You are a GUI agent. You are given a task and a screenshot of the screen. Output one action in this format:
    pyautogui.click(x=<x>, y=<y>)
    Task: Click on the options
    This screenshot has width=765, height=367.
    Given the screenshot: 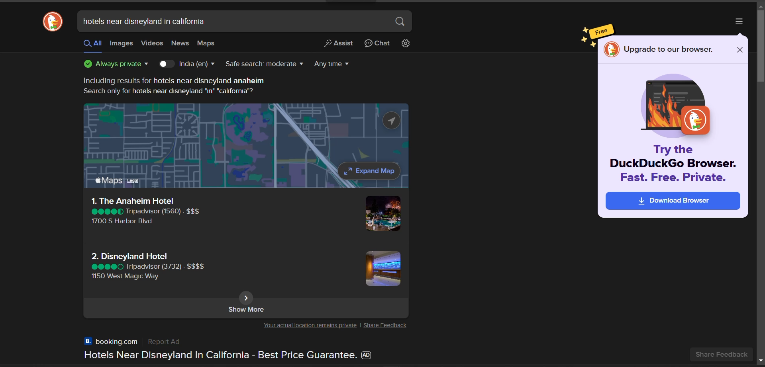 What is the action you would take?
    pyautogui.click(x=738, y=21)
    